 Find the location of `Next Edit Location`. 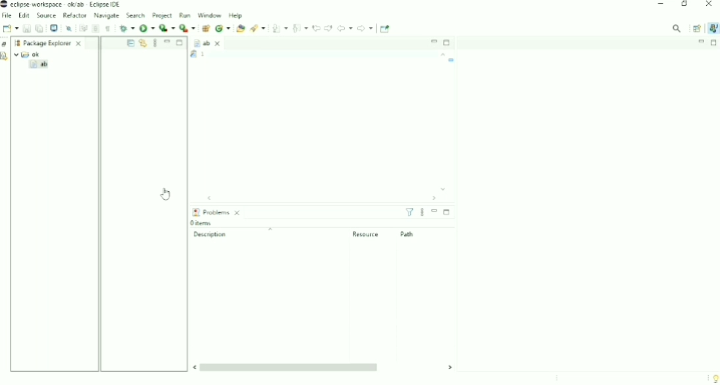

Next Edit Location is located at coordinates (328, 28).